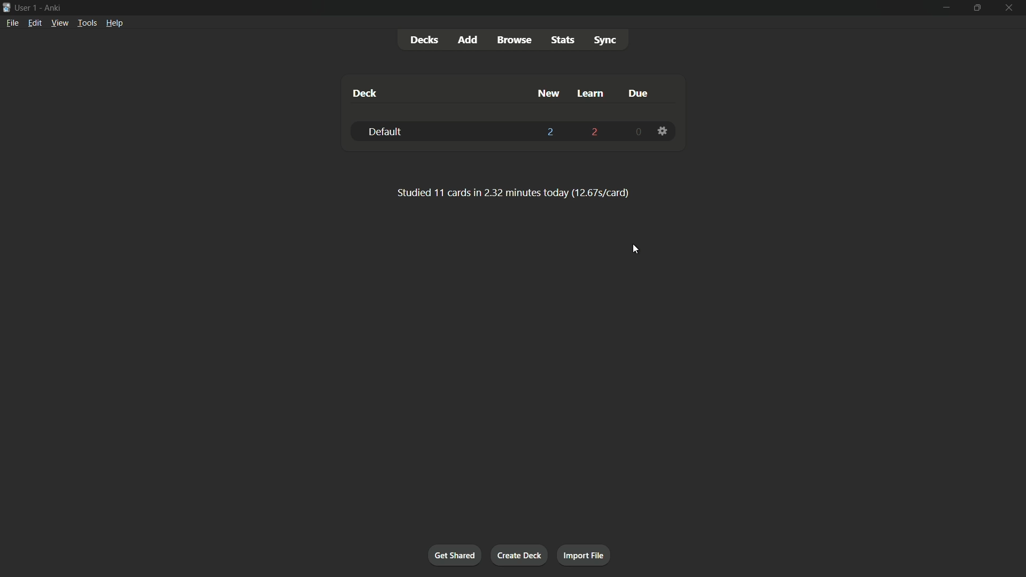  Describe the element at coordinates (87, 22) in the screenshot. I see `tools menu` at that location.